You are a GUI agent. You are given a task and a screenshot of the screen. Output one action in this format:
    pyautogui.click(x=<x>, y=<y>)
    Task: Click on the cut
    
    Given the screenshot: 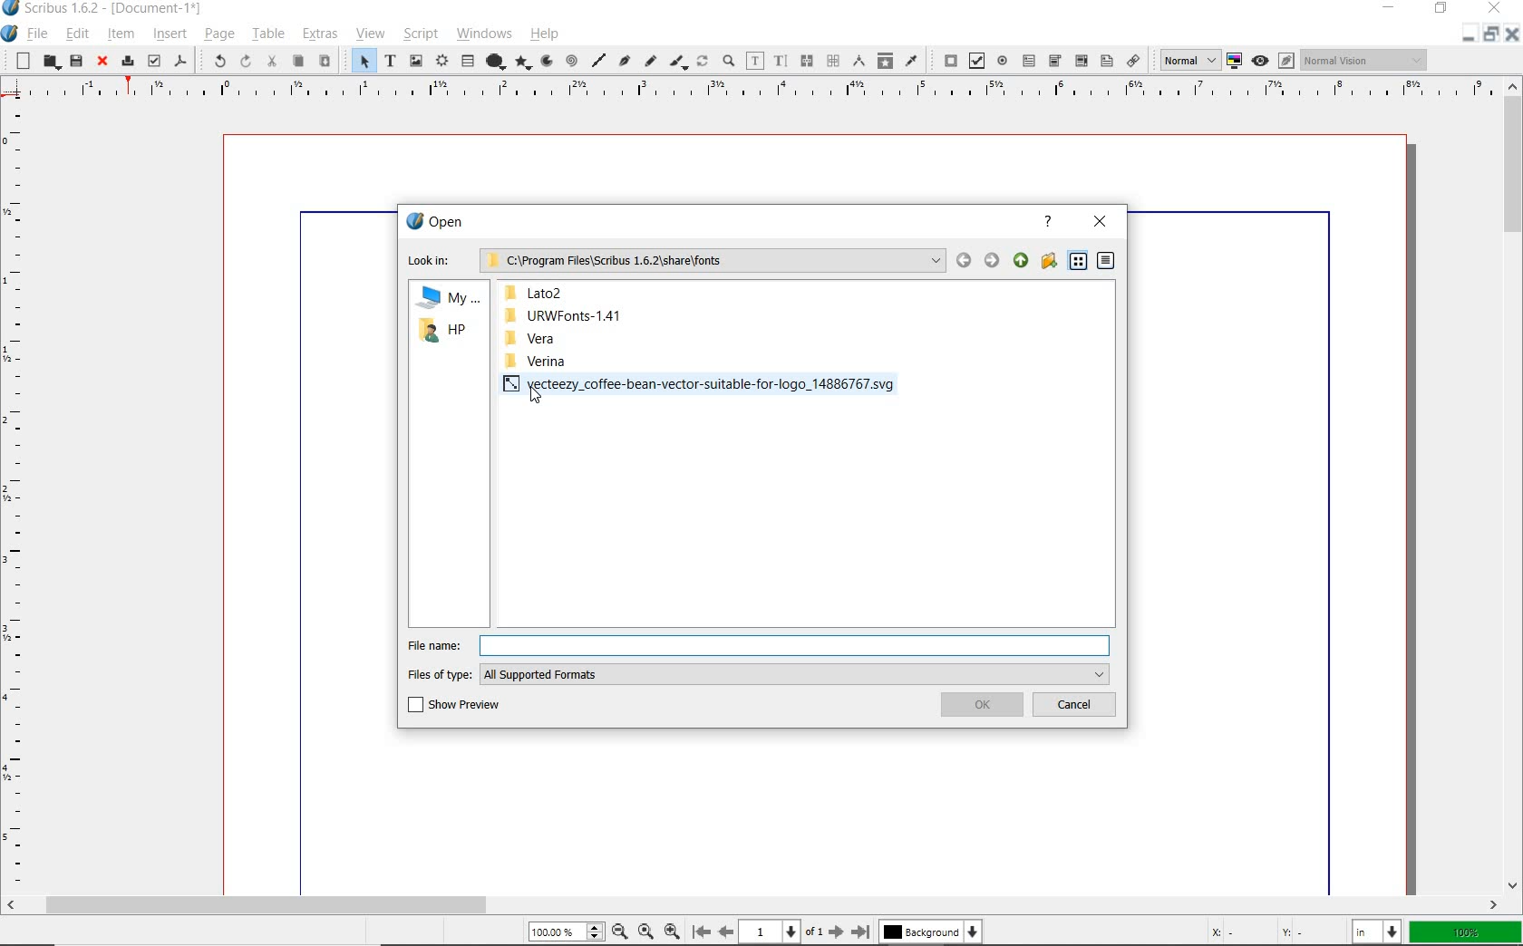 What is the action you would take?
    pyautogui.click(x=274, y=62)
    